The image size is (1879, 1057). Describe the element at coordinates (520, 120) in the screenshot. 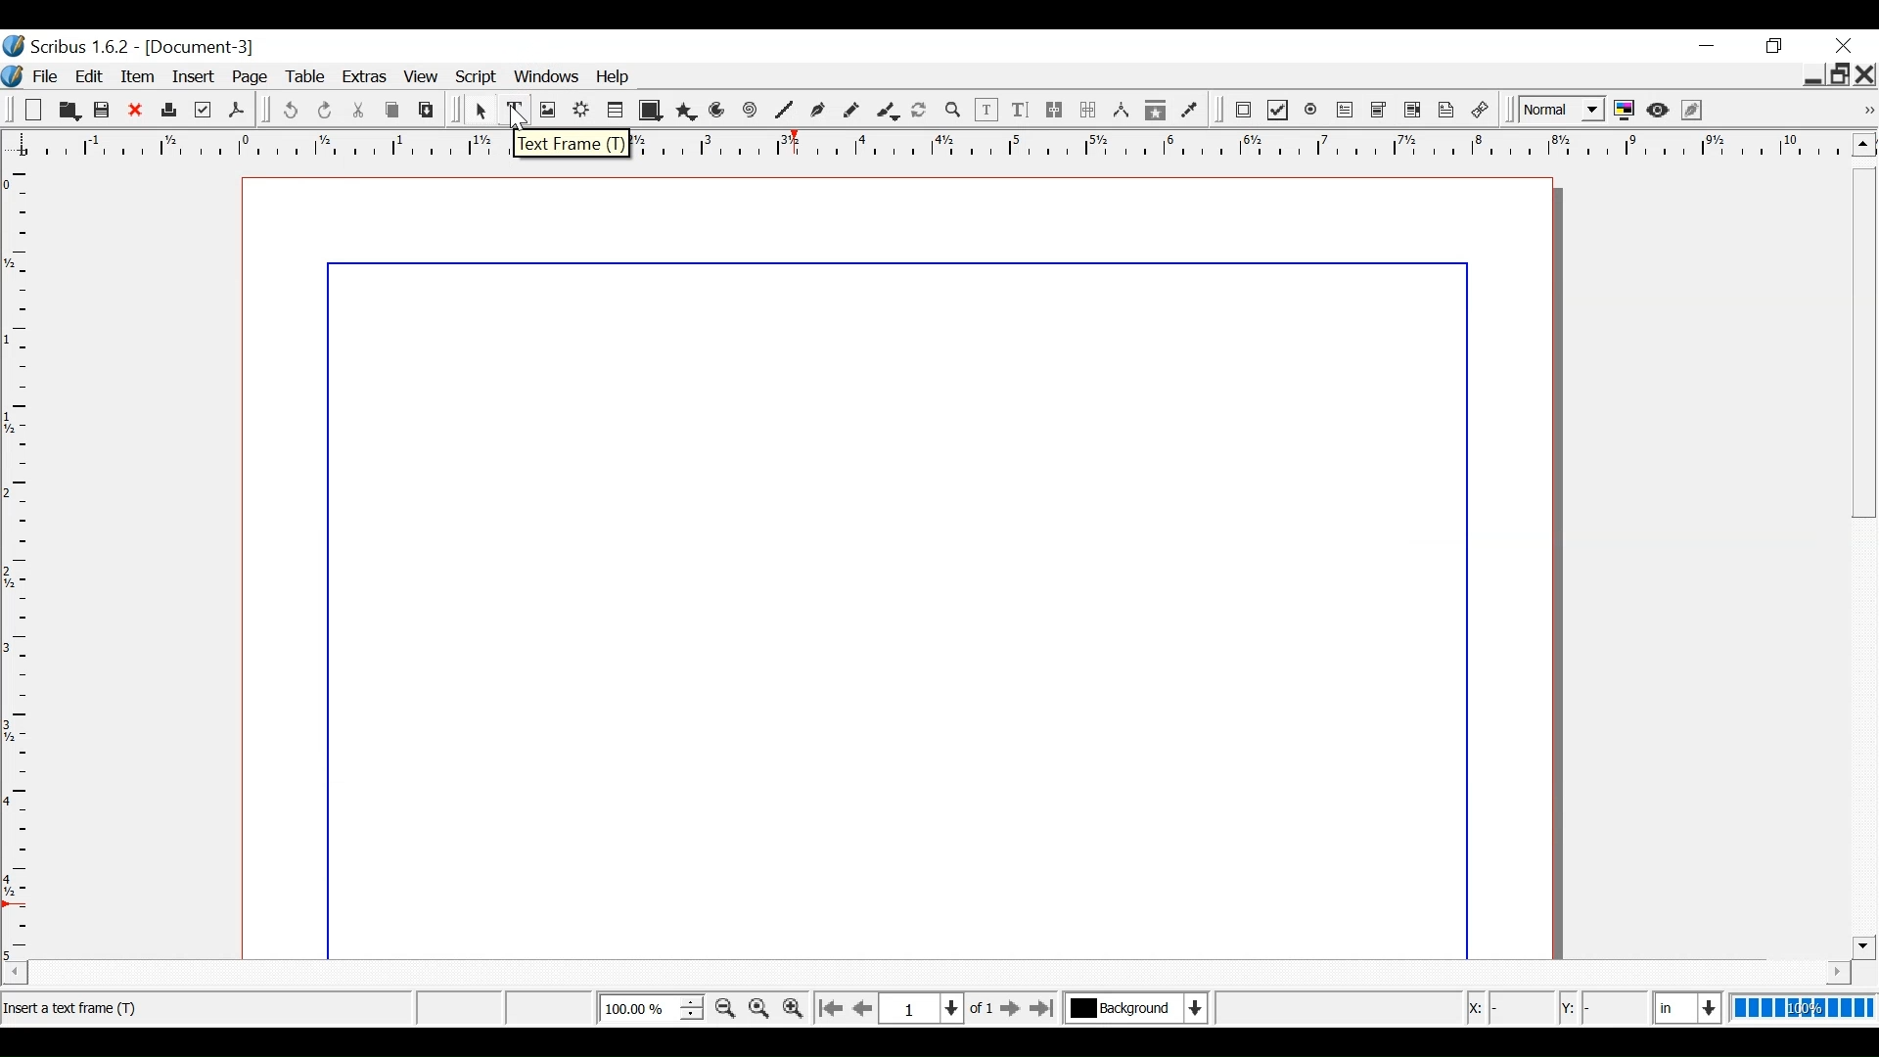

I see `Cursor` at that location.